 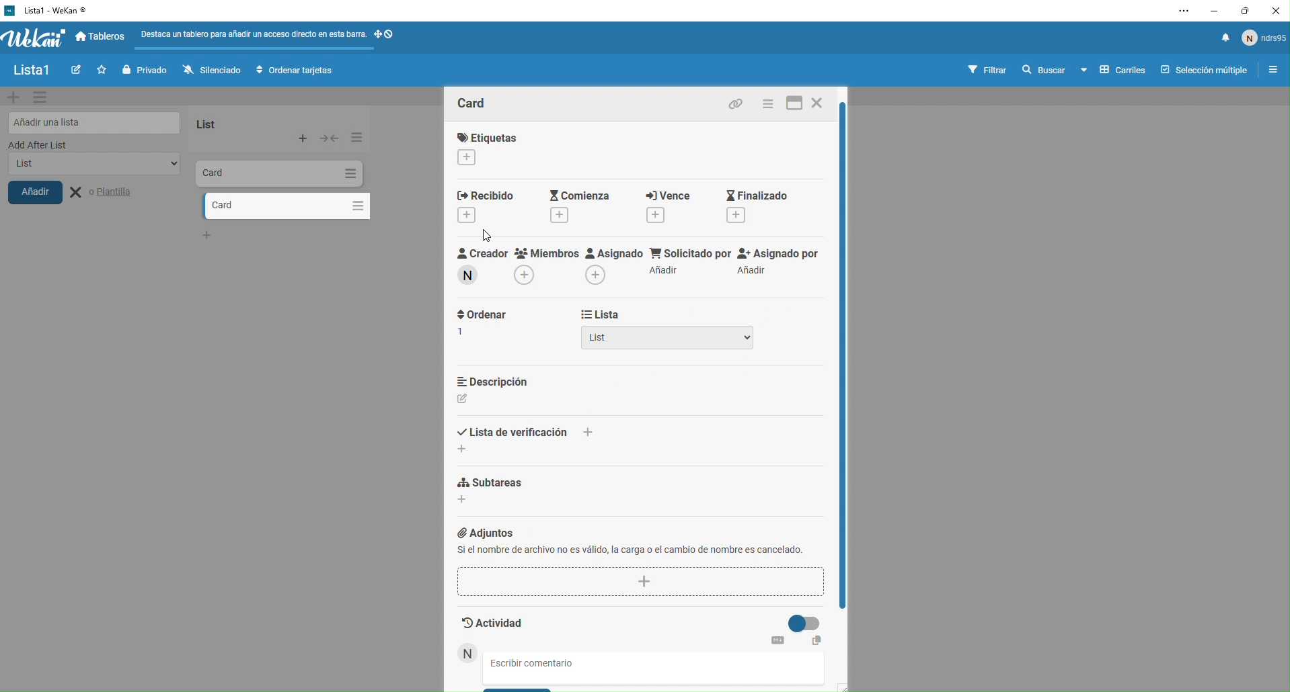 I want to click on Escribir comentario, so click(x=545, y=664).